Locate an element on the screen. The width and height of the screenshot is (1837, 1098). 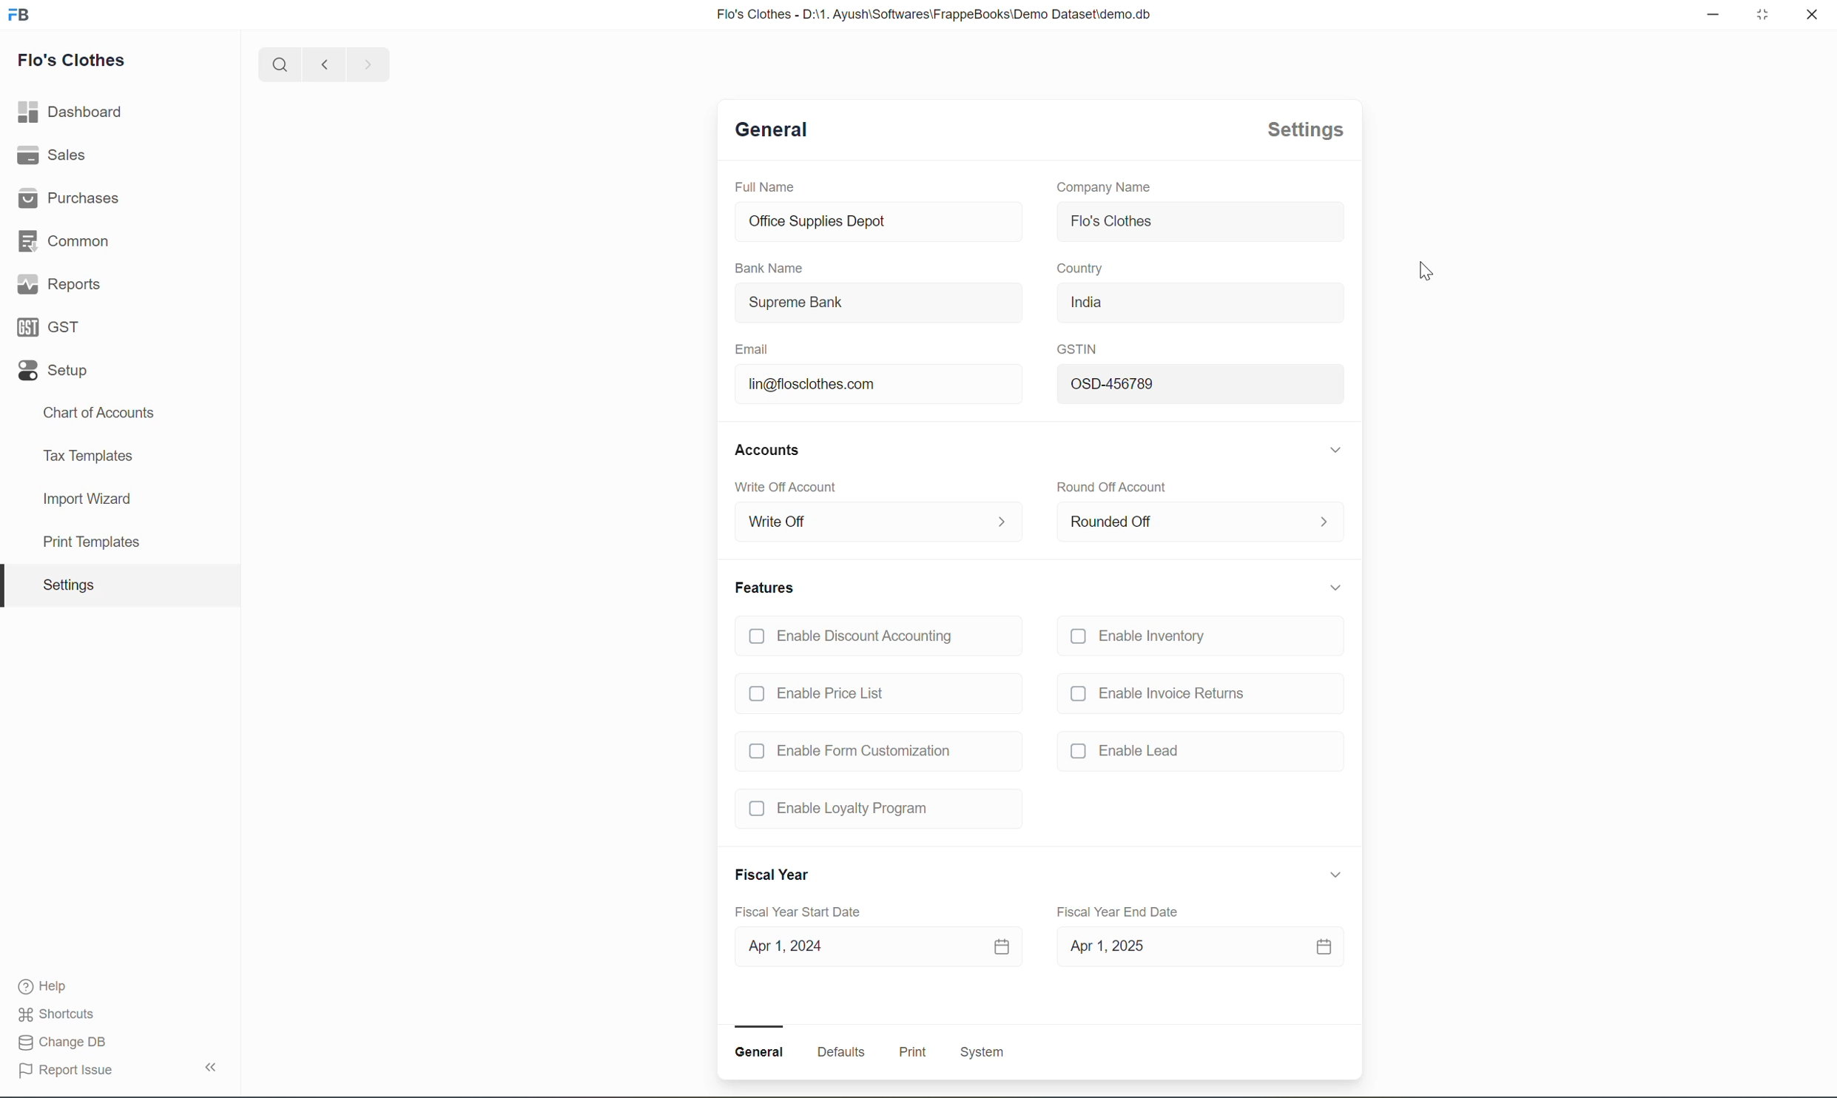
Enable Price List is located at coordinates (819, 693).